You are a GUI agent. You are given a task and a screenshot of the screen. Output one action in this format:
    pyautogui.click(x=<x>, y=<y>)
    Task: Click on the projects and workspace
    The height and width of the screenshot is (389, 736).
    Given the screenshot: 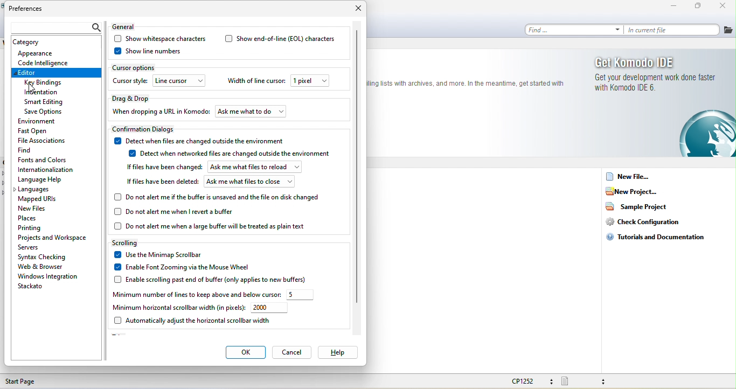 What is the action you would take?
    pyautogui.click(x=53, y=237)
    